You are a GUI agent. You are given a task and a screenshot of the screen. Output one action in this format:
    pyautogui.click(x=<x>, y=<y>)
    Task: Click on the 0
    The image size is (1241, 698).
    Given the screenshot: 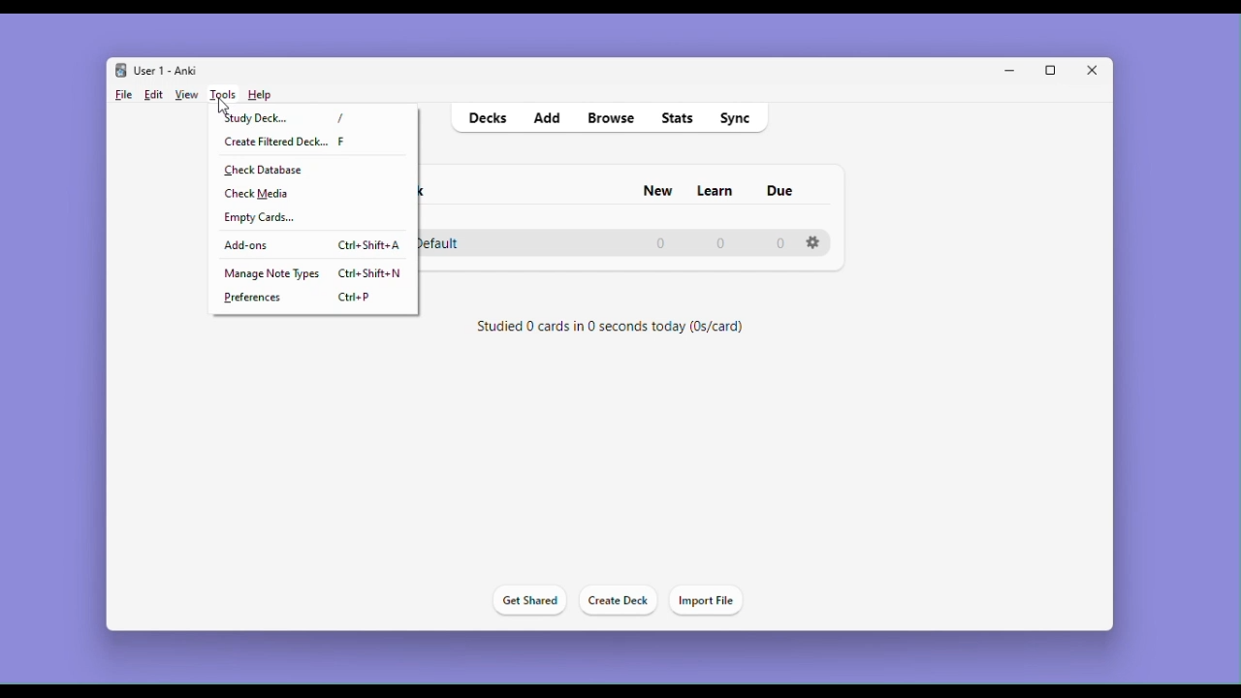 What is the action you would take?
    pyautogui.click(x=666, y=245)
    